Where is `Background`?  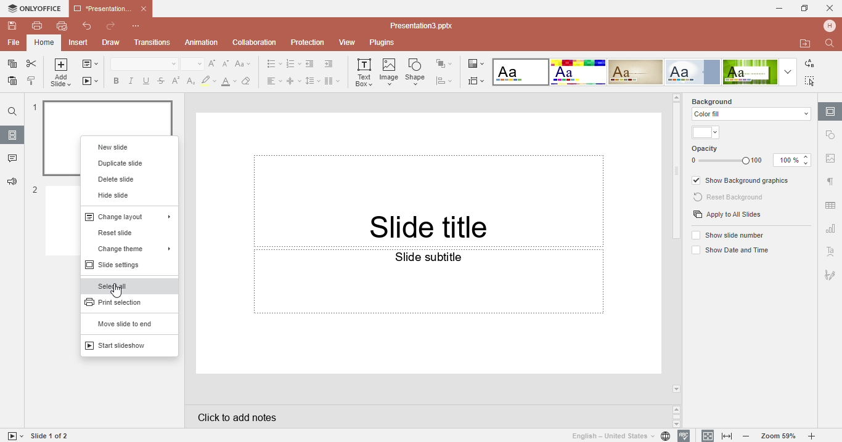
Background is located at coordinates (722, 100).